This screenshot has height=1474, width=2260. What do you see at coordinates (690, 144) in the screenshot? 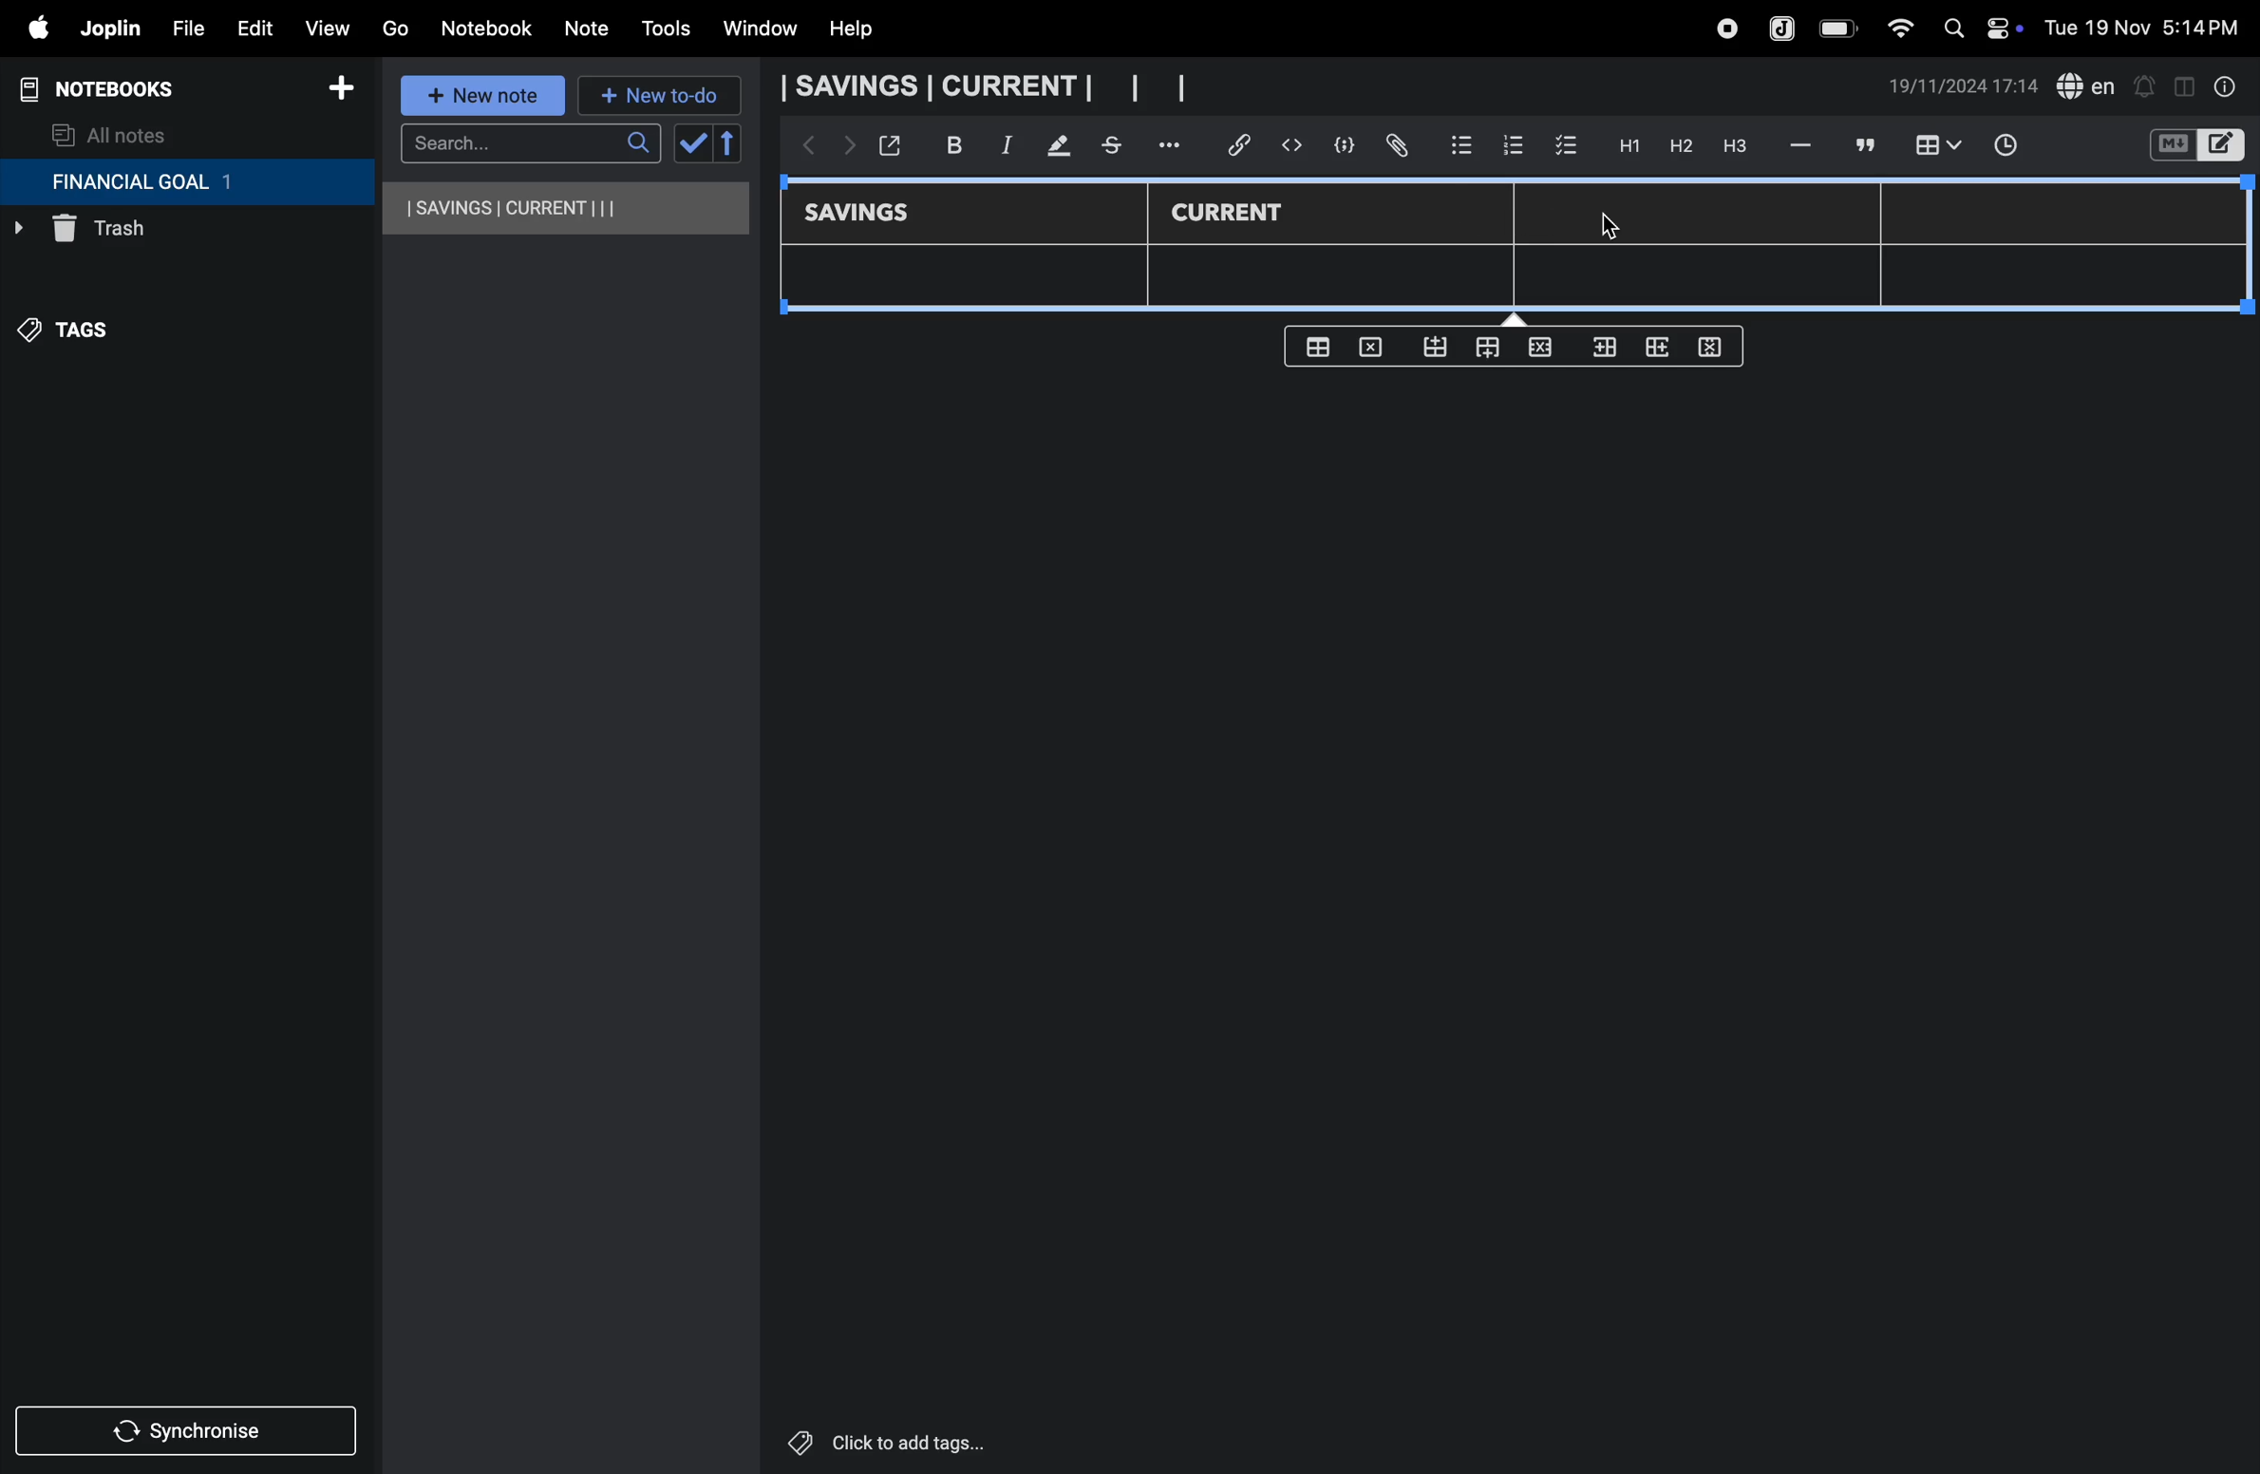
I see `check` at bounding box center [690, 144].